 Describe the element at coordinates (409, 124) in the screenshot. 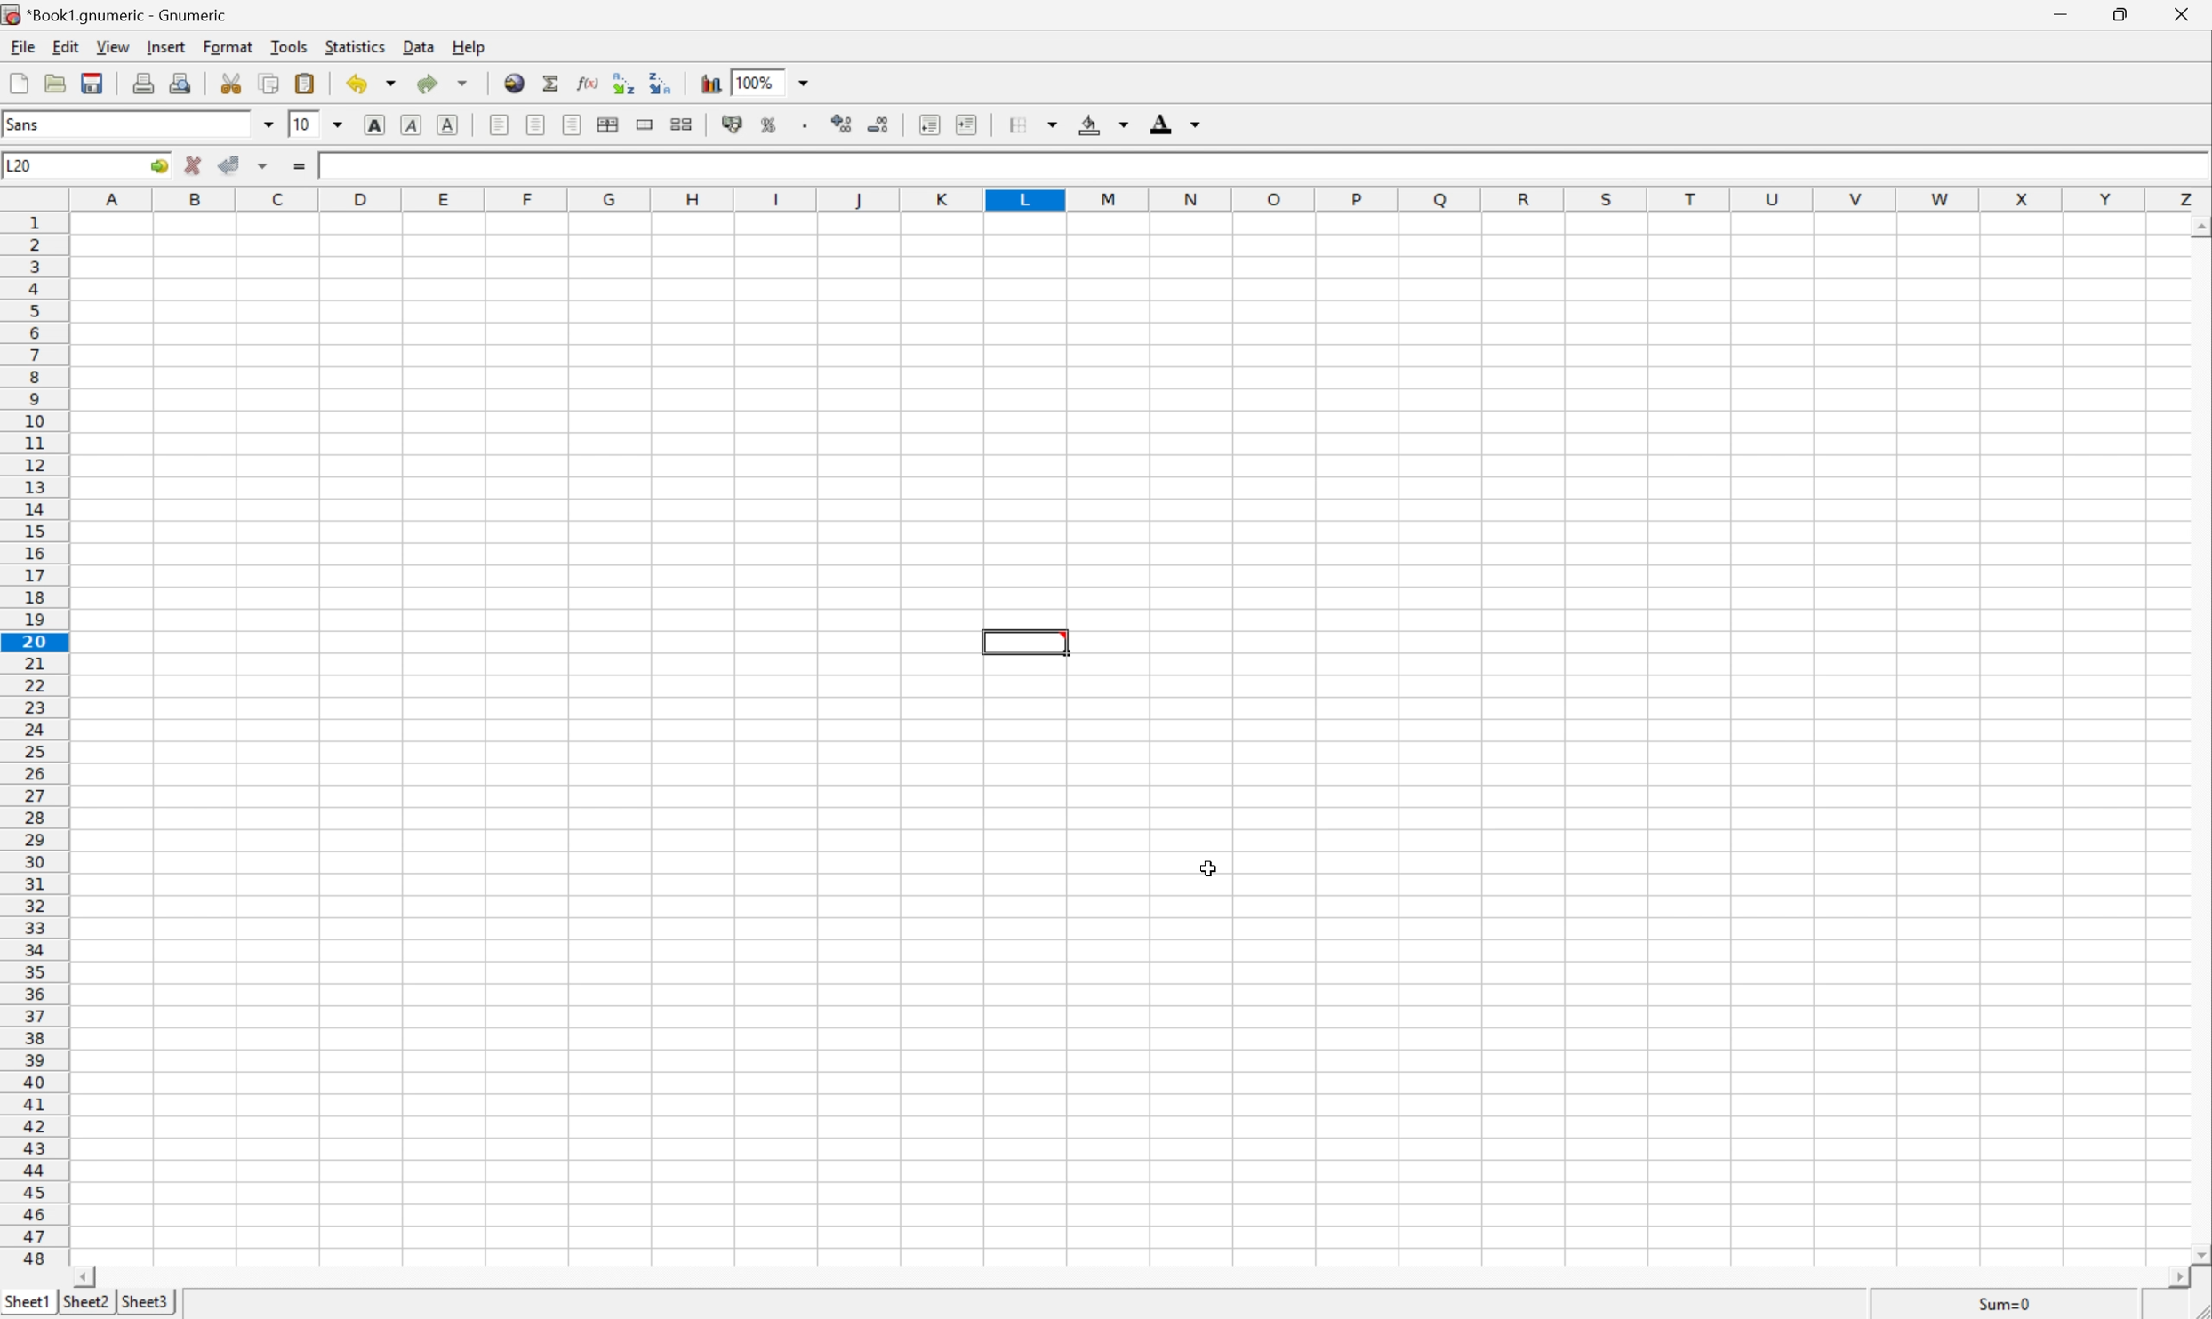

I see `Italic` at that location.